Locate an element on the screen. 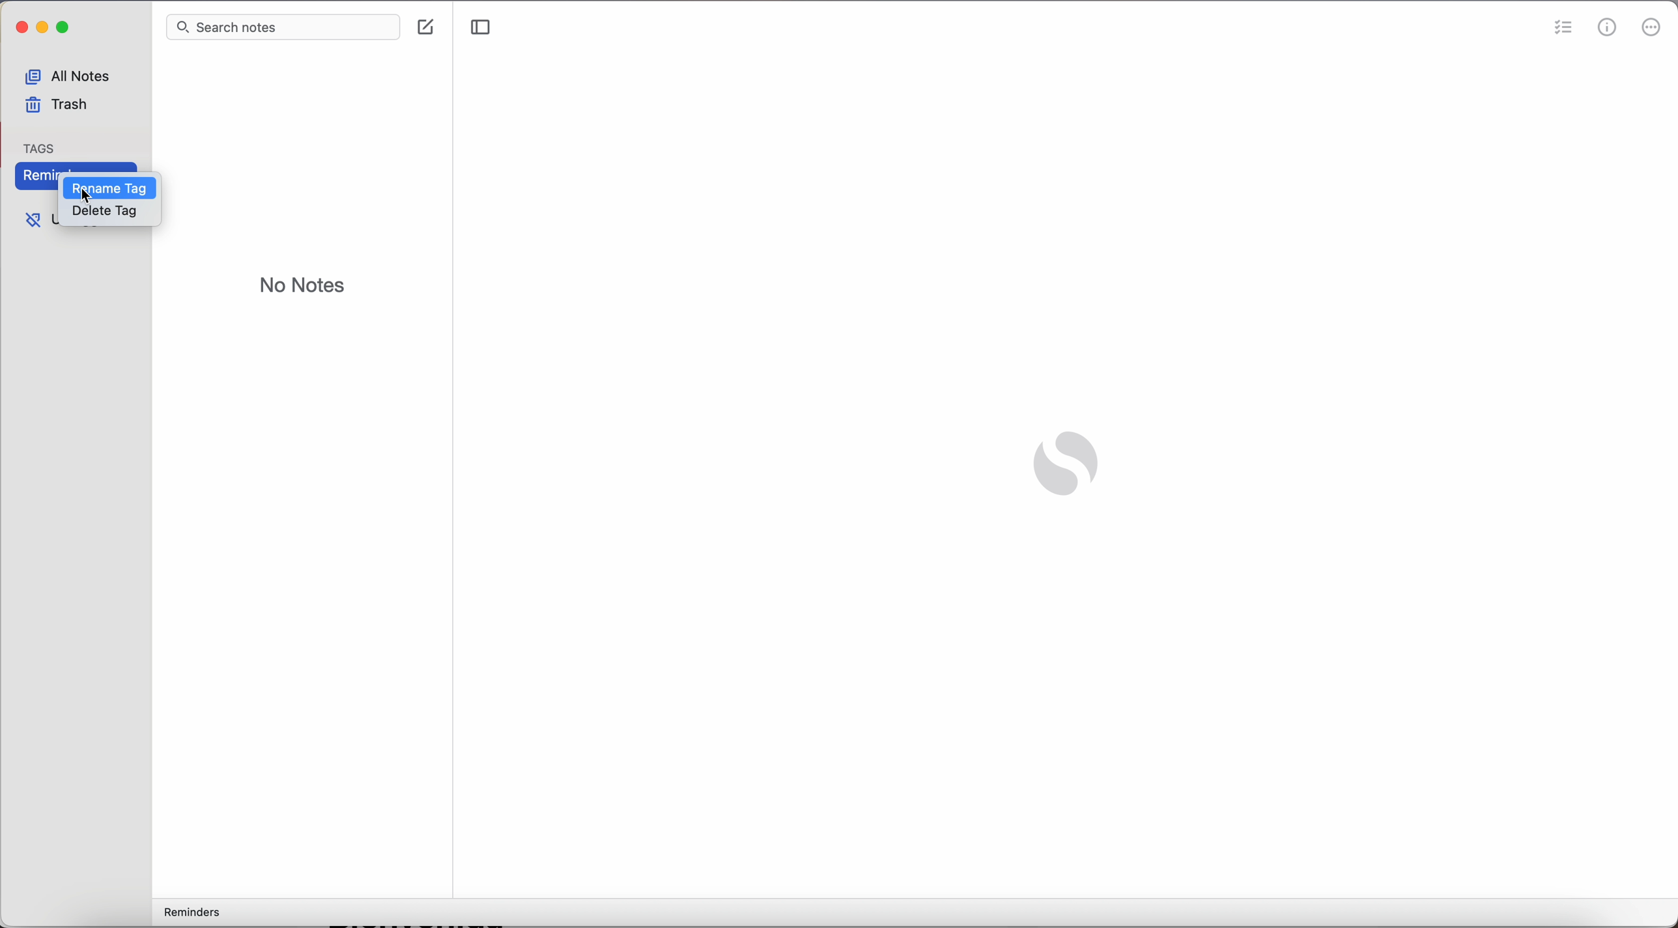  untagged is located at coordinates (76, 220).